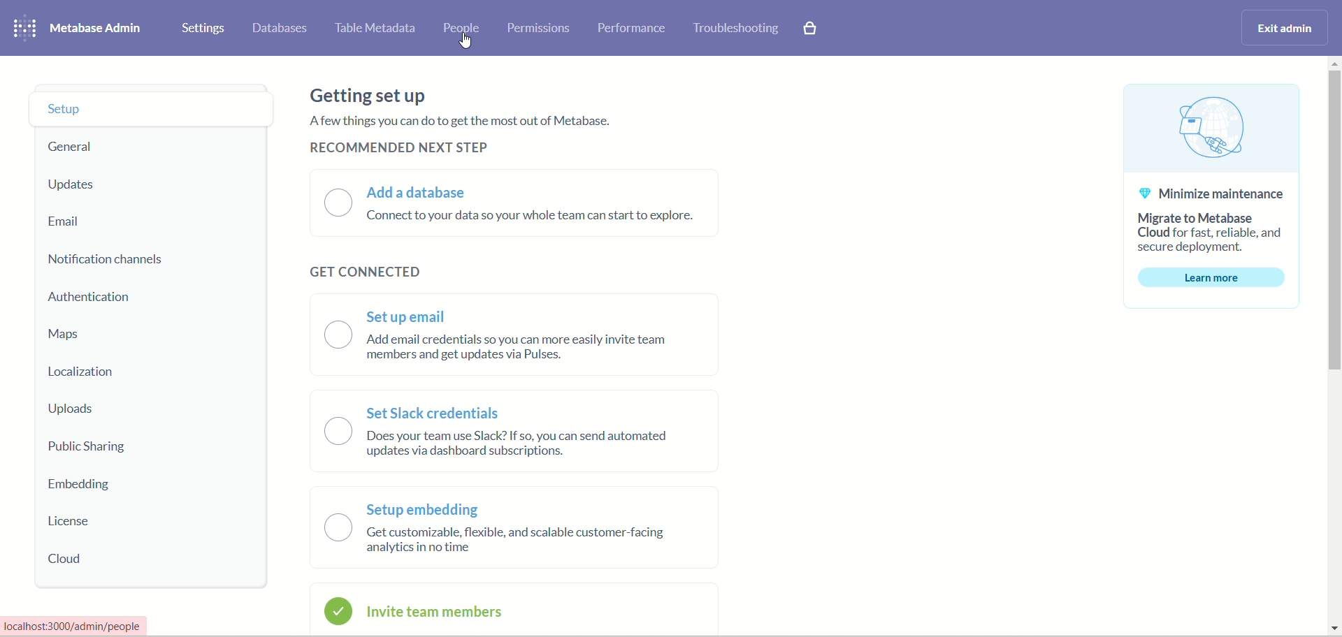 The height and width of the screenshot is (637, 1342). I want to click on text, so click(521, 541).